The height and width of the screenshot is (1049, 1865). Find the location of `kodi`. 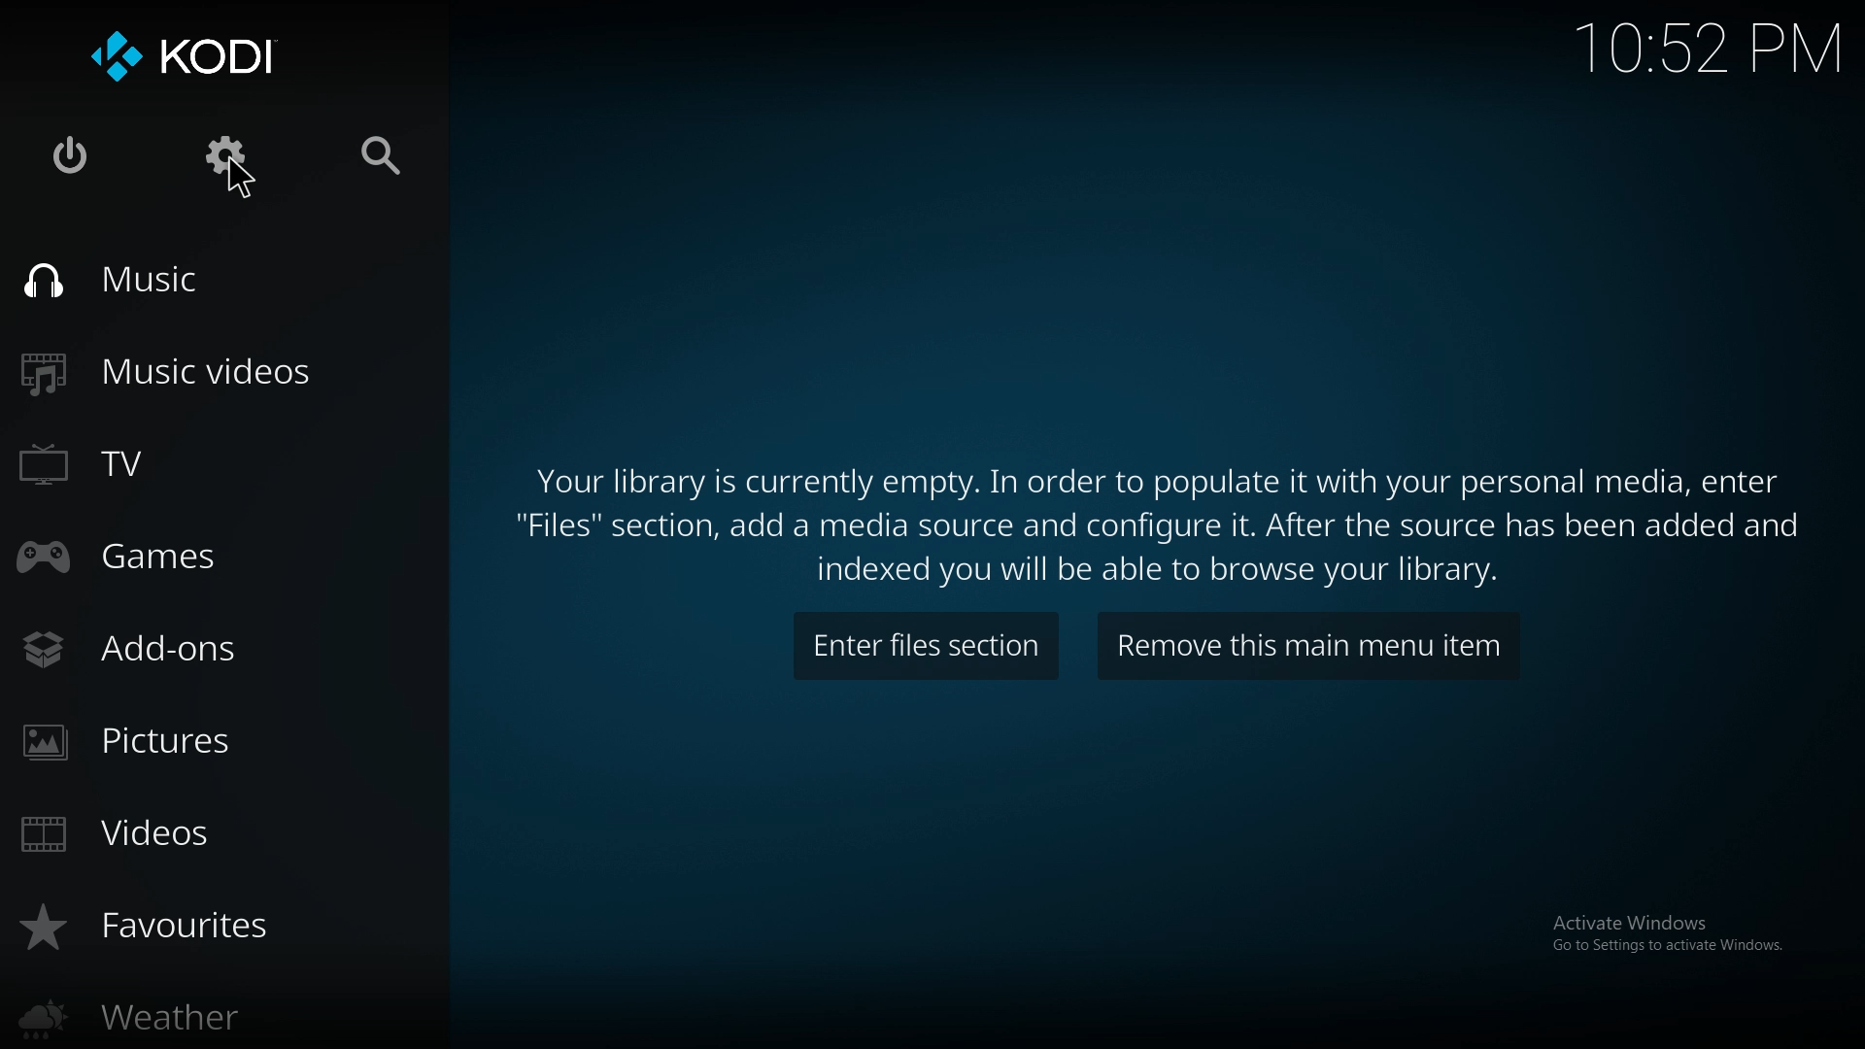

kodi is located at coordinates (195, 57).